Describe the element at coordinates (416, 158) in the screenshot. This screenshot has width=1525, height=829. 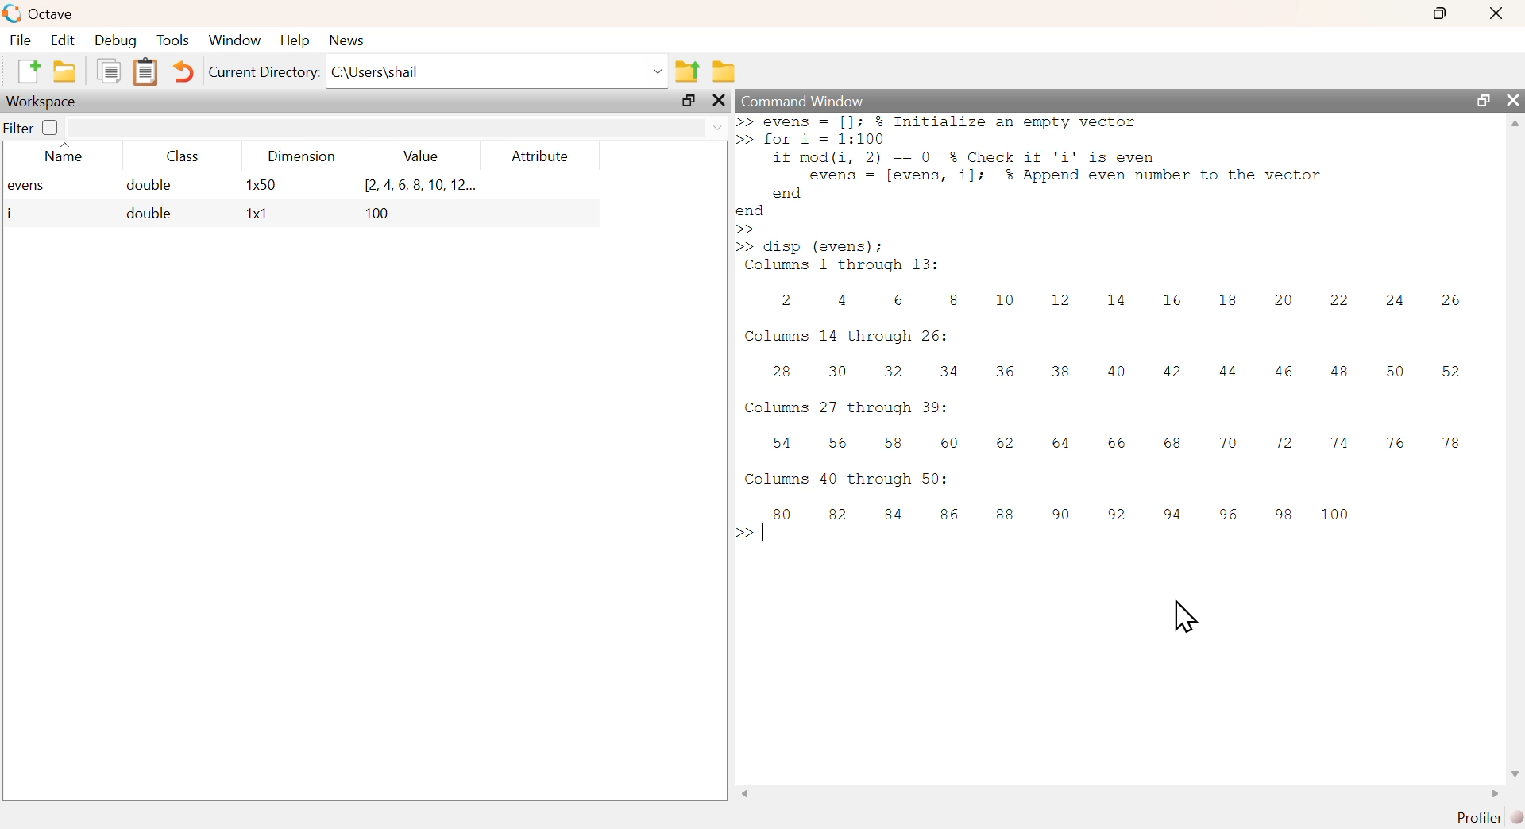
I see `value` at that location.